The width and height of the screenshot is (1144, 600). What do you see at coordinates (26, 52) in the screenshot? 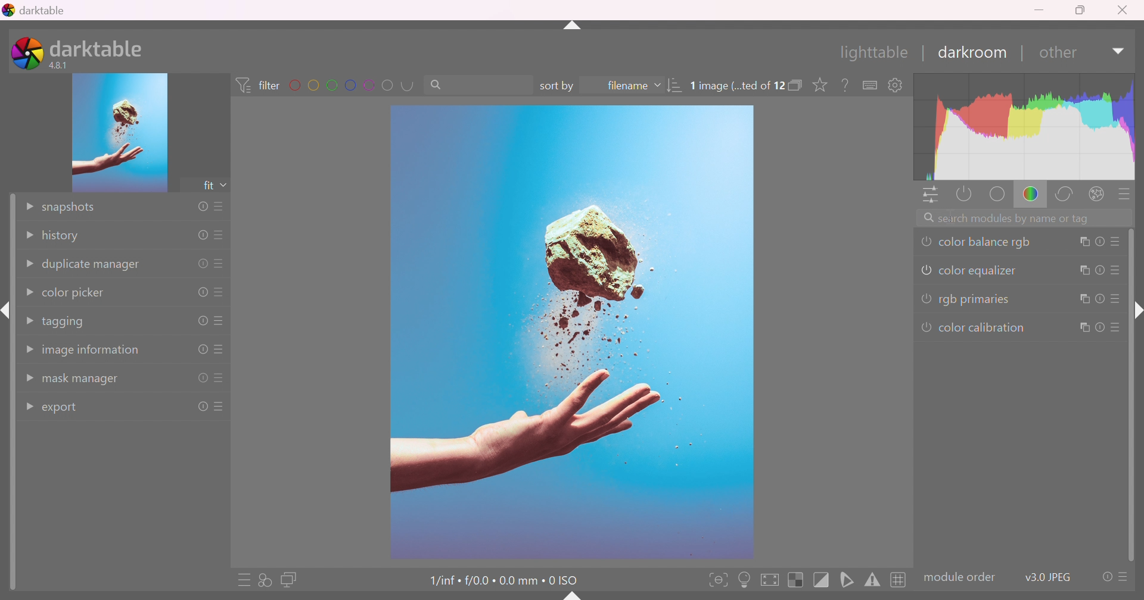
I see `darktable` at bounding box center [26, 52].